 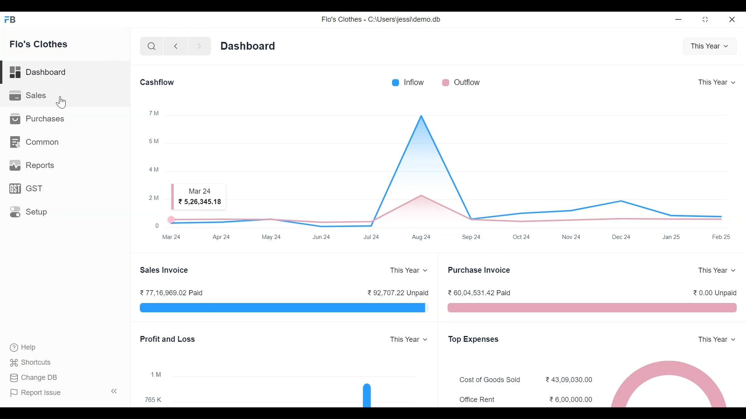 What do you see at coordinates (492, 380) in the screenshot?
I see `Cost of Goods Sold` at bounding box center [492, 380].